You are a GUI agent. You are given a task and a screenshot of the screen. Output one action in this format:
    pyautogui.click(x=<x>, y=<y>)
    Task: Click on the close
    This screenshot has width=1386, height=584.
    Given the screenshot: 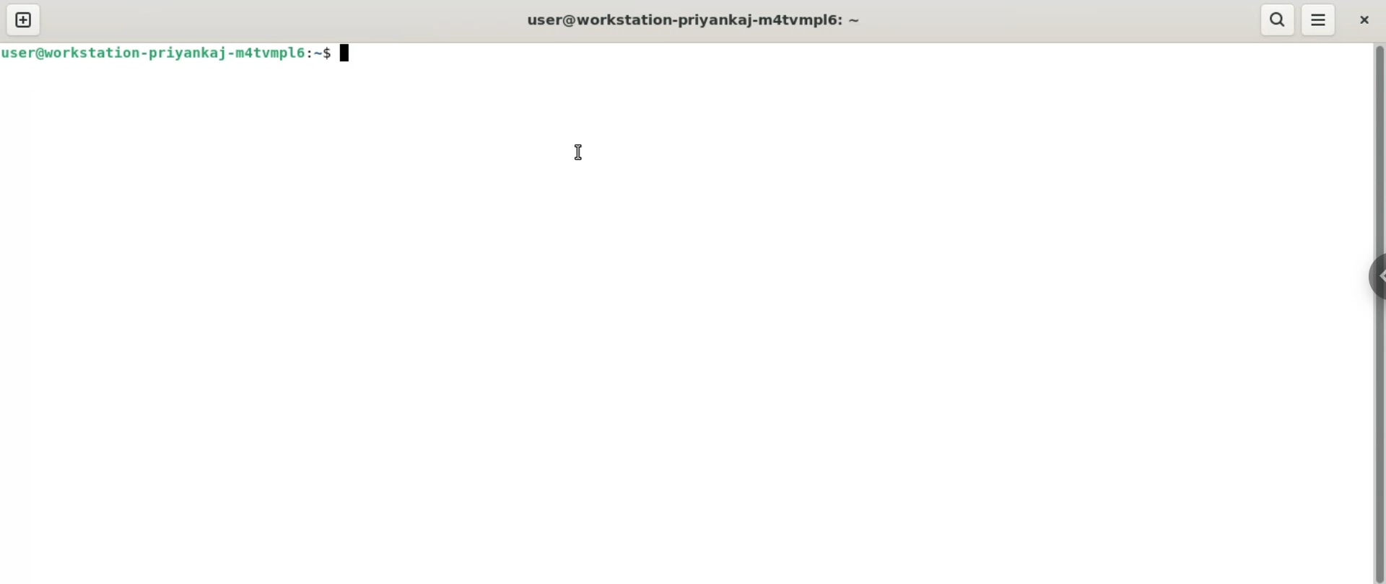 What is the action you would take?
    pyautogui.click(x=1367, y=19)
    